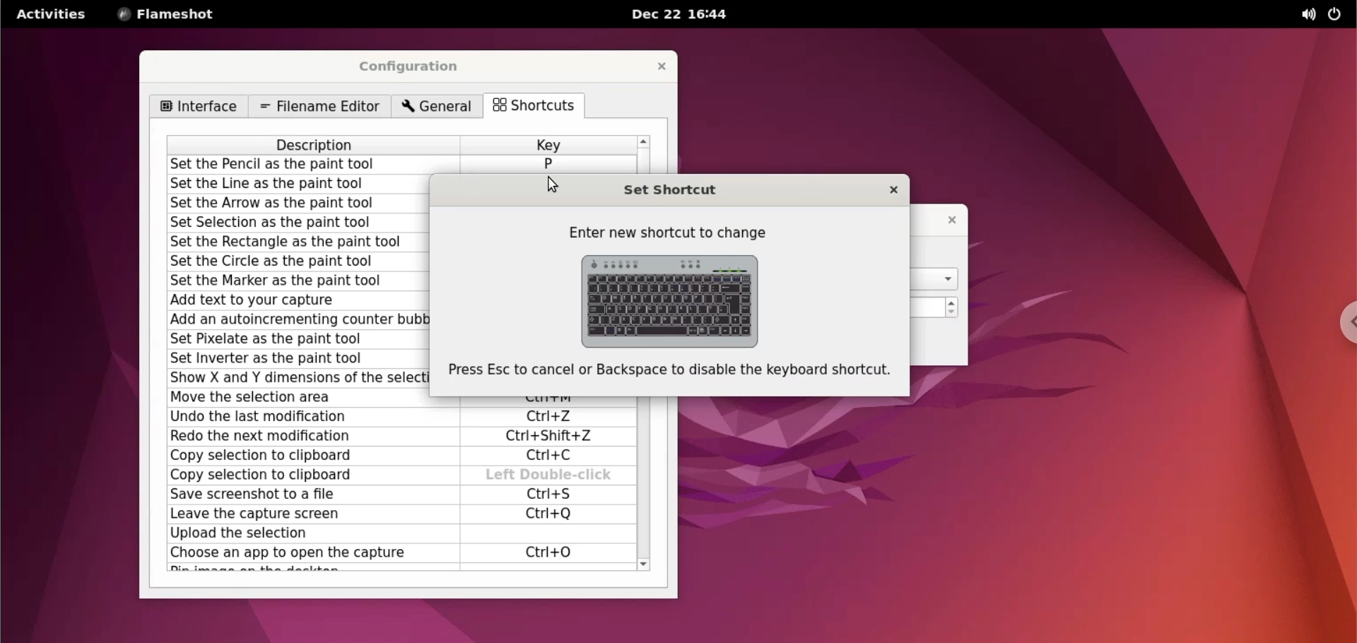 This screenshot has width=1357, height=643. I want to click on set selection as paint tool, so click(298, 223).